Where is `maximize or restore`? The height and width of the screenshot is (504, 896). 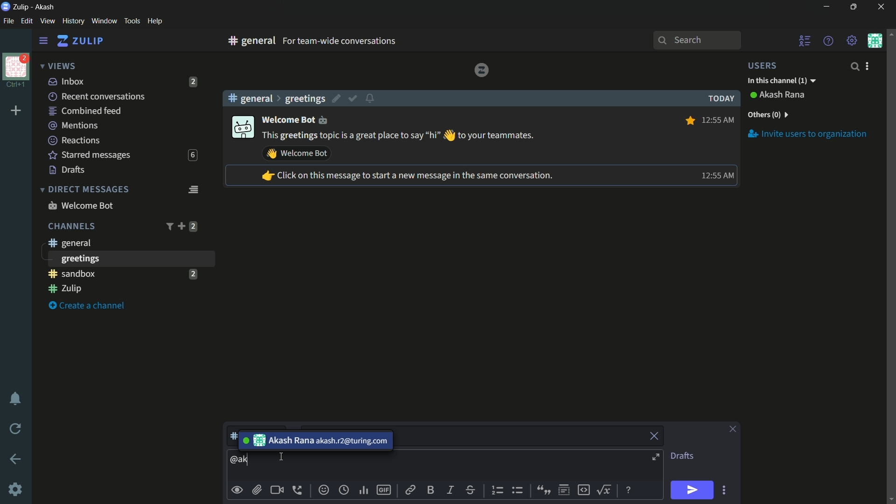 maximize or restore is located at coordinates (855, 7).